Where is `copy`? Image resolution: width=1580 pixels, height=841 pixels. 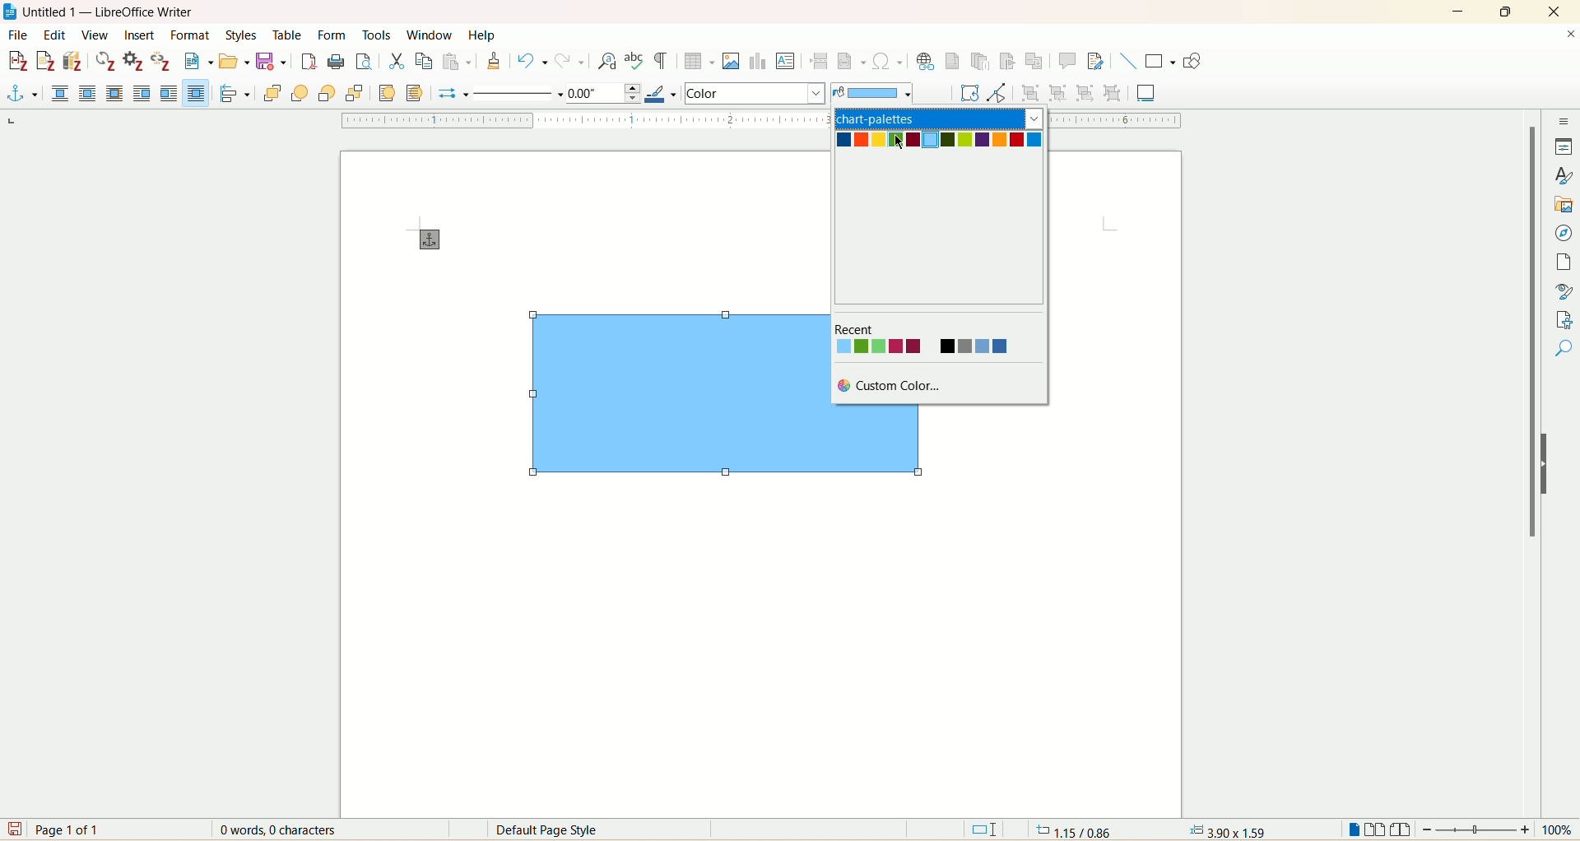 copy is located at coordinates (421, 61).